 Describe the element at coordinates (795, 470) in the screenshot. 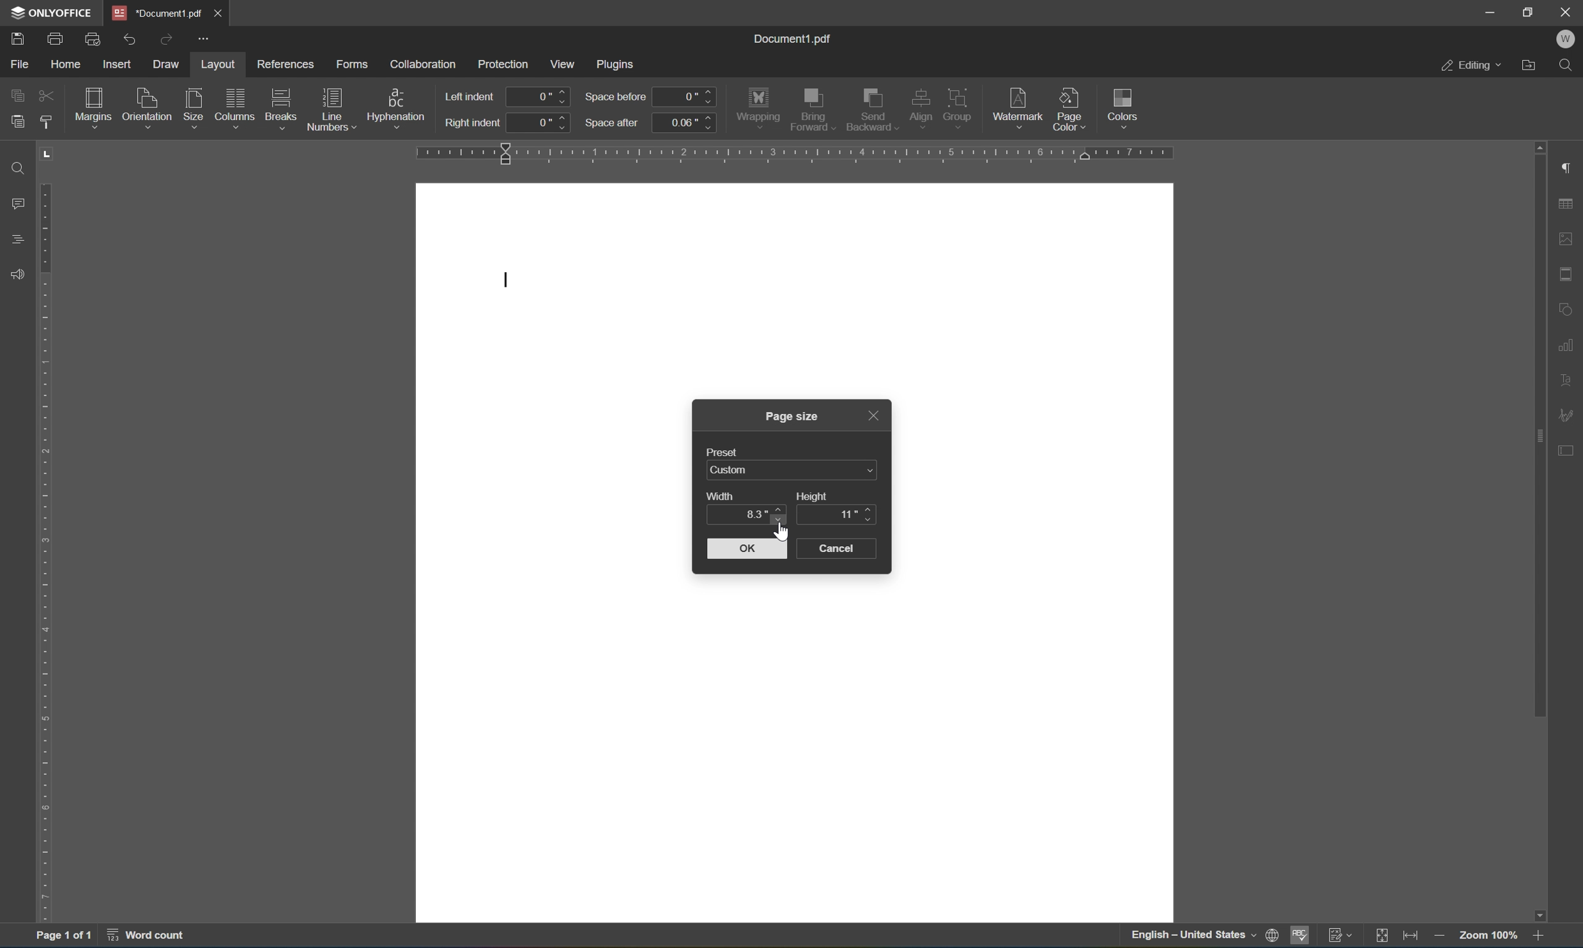

I see `custom` at that location.